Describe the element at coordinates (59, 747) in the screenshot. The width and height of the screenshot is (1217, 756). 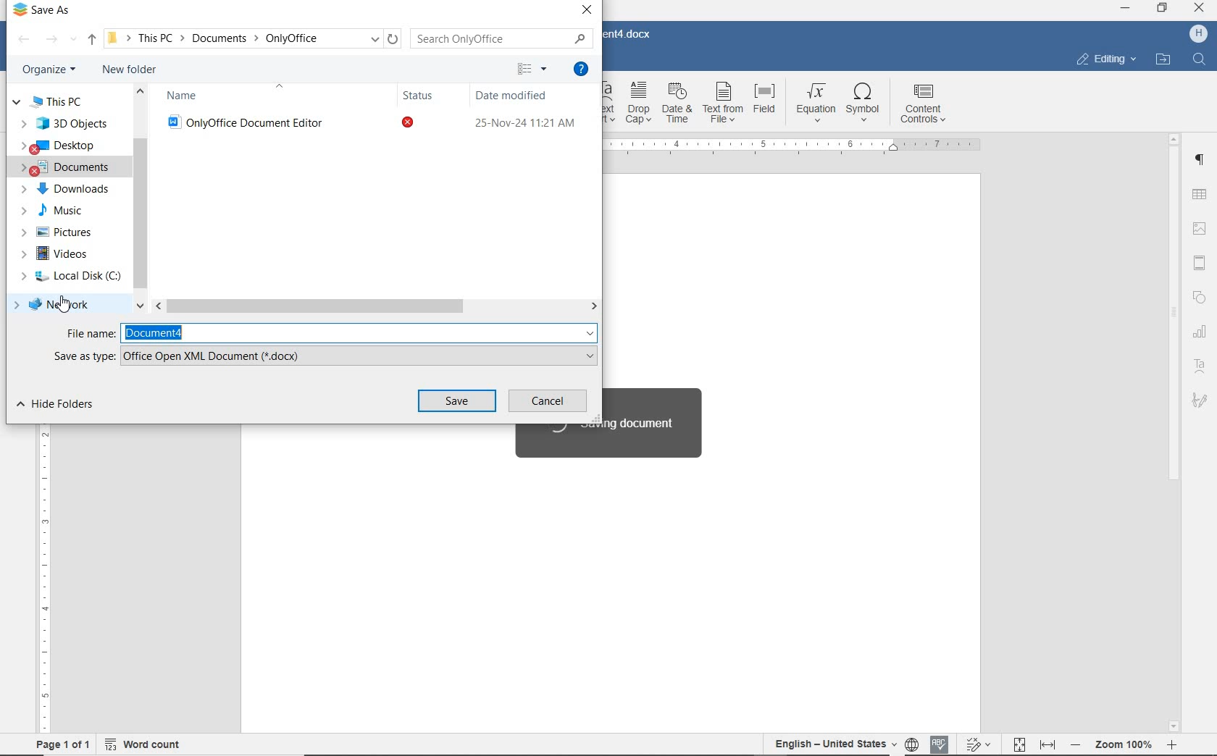
I see `page 1 of 1` at that location.